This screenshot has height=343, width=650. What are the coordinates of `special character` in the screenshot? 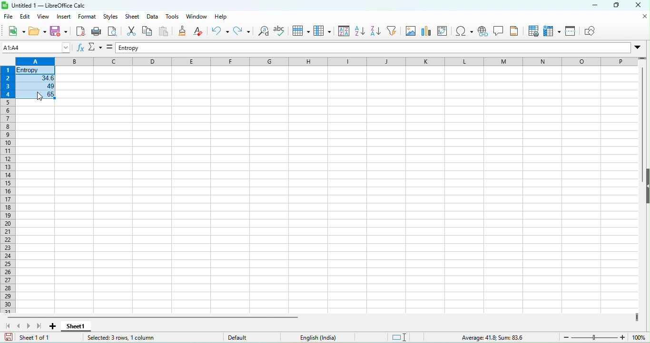 It's located at (465, 32).